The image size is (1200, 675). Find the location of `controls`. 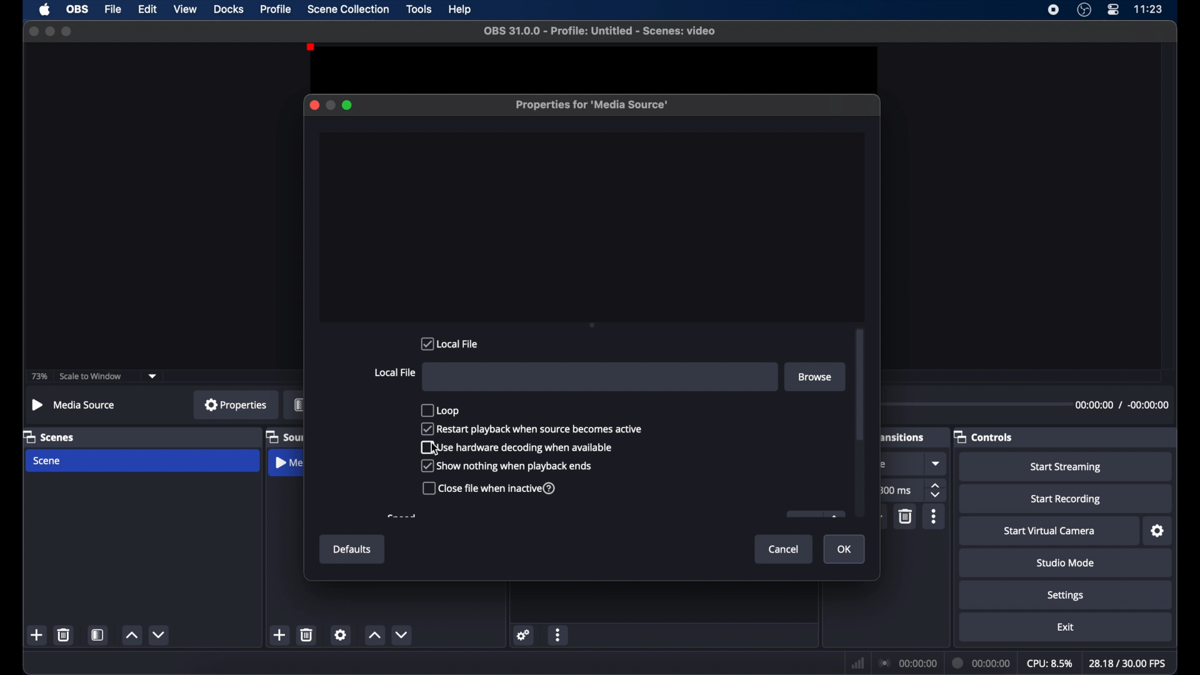

controls is located at coordinates (983, 436).